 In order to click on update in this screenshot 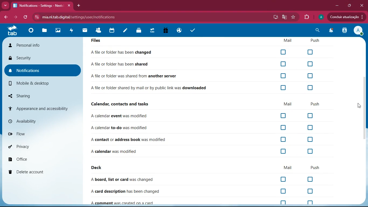, I will do `click(346, 17)`.